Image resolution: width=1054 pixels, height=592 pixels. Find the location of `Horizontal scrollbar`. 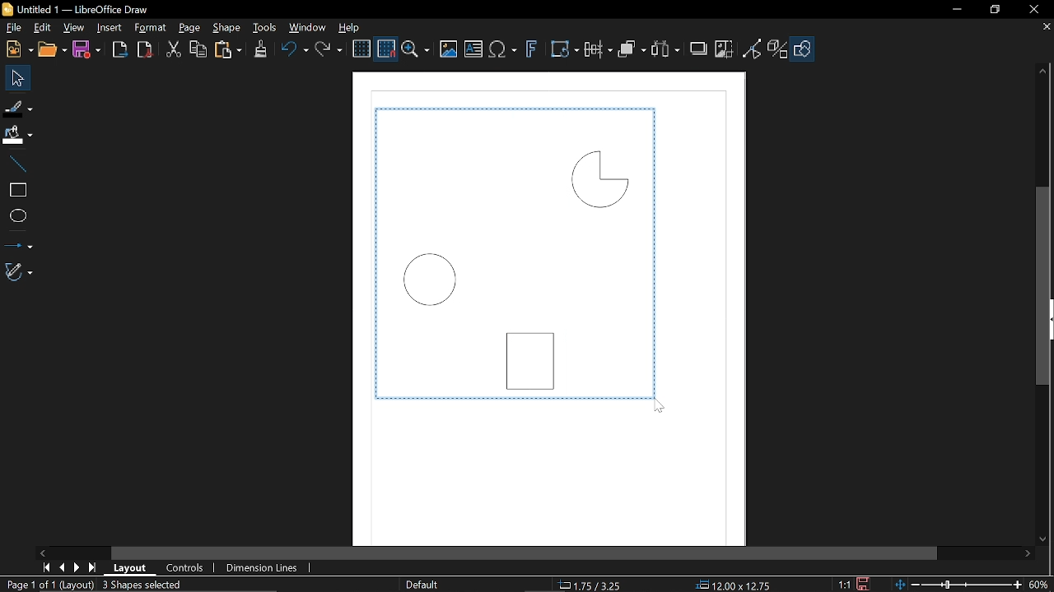

Horizontal scrollbar is located at coordinates (525, 551).